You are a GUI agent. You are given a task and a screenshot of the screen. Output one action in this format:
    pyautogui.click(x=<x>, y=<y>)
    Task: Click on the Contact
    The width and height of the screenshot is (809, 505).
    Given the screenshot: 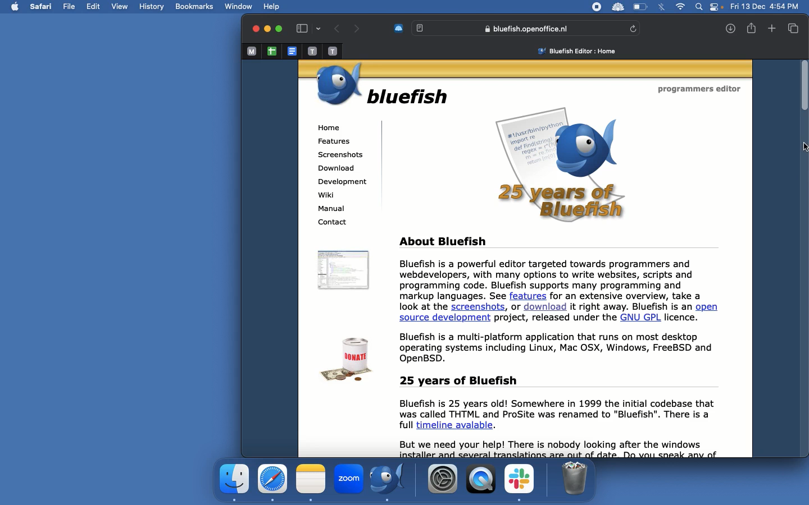 What is the action you would take?
    pyautogui.click(x=329, y=223)
    